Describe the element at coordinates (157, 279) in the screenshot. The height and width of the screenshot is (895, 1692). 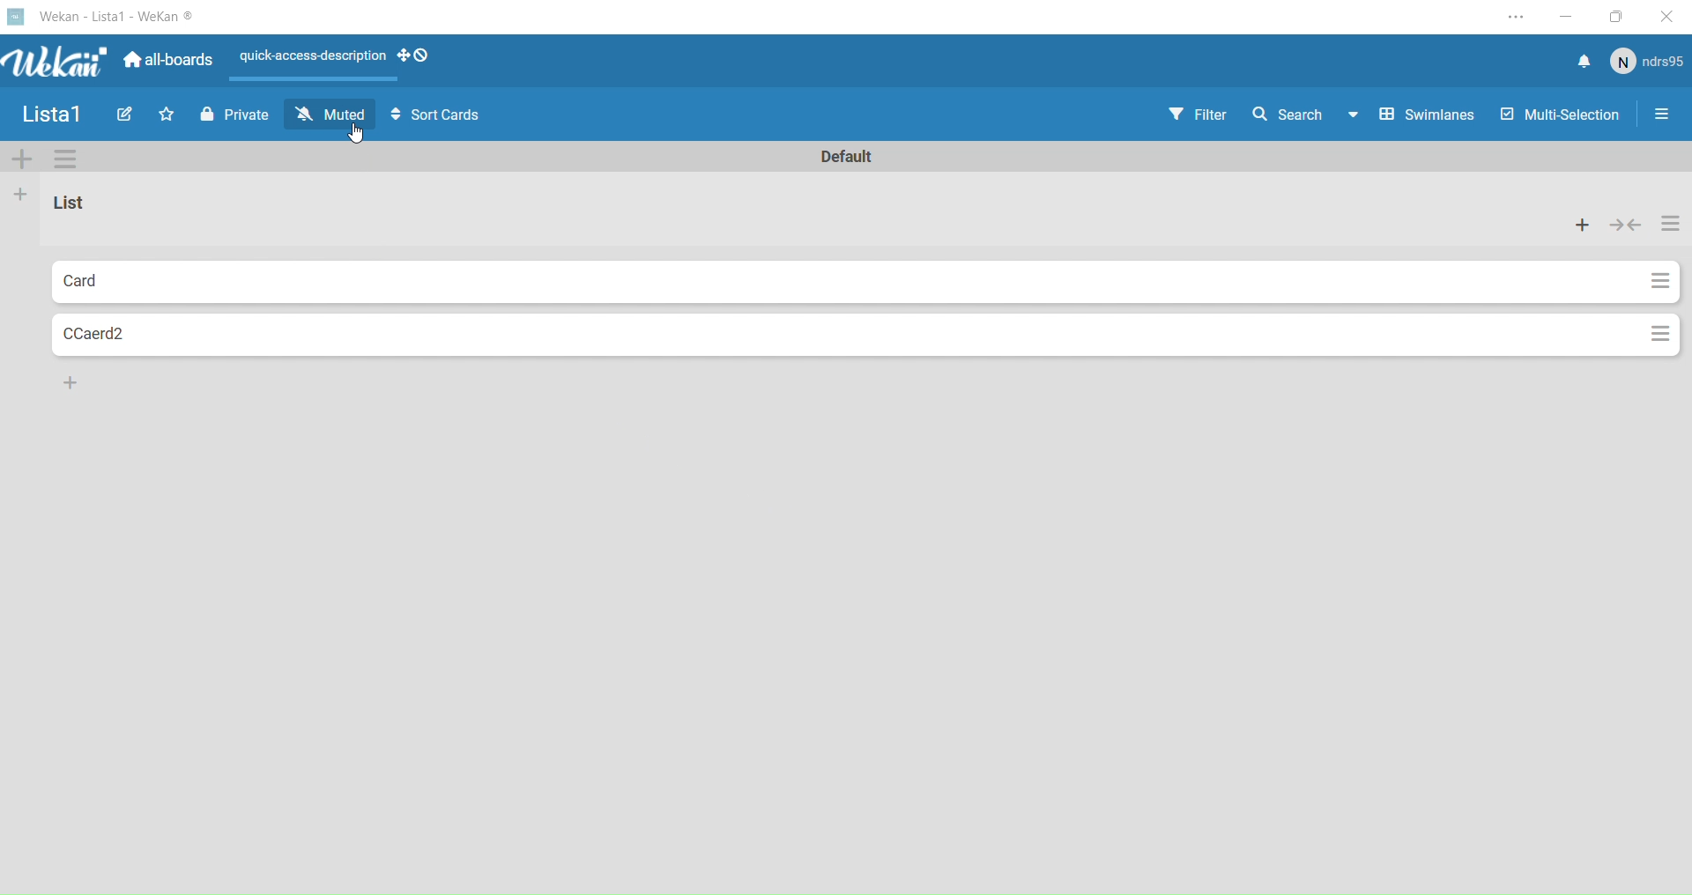
I see `Card` at that location.